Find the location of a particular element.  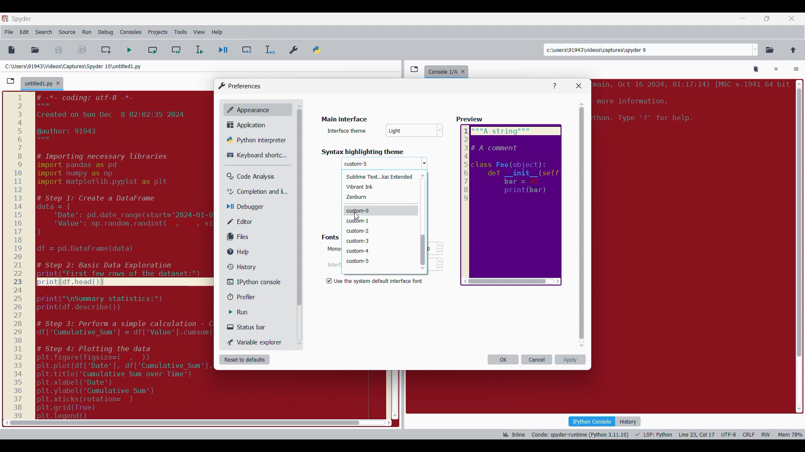

scroll bar is located at coordinates (182, 422).